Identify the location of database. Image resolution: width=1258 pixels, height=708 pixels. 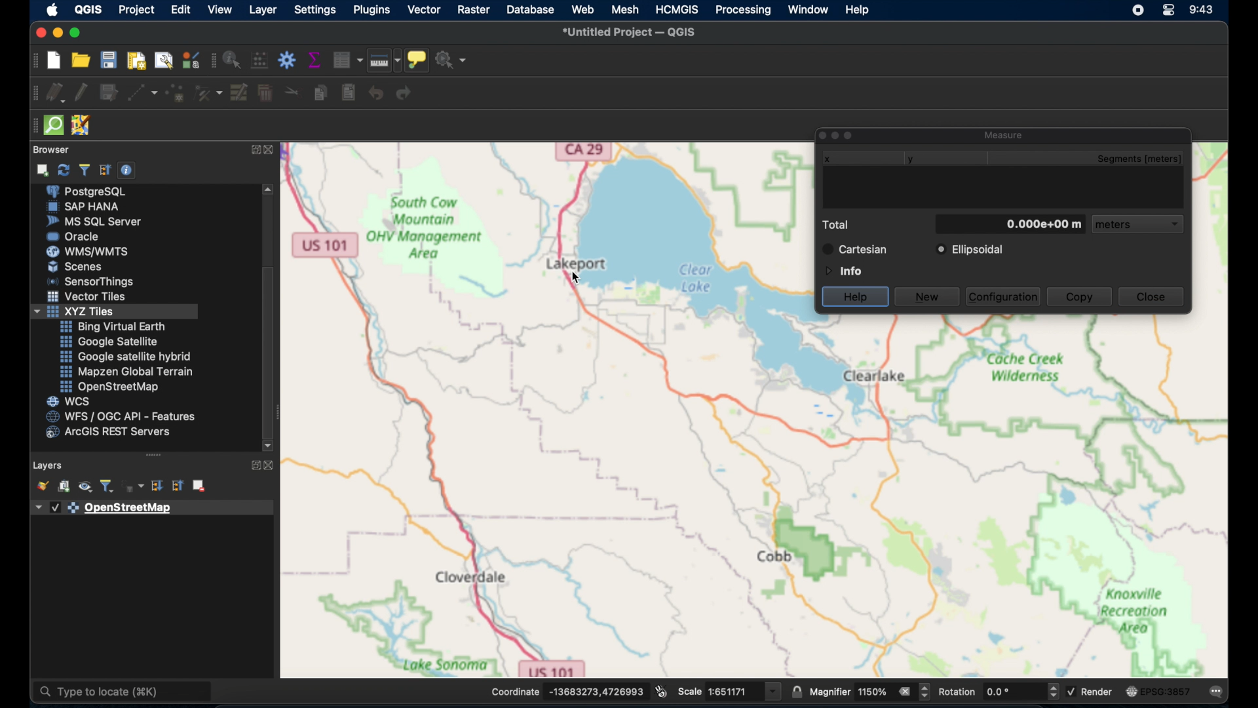
(532, 9).